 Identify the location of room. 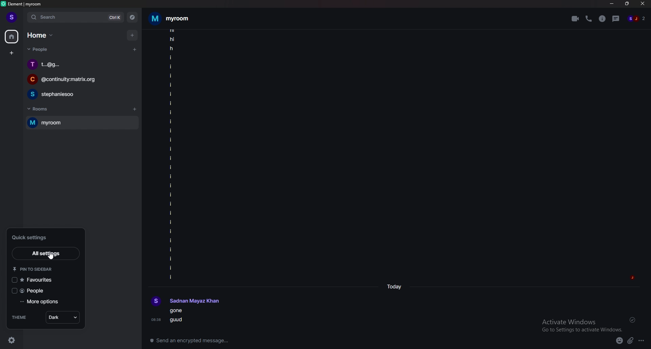
(80, 123).